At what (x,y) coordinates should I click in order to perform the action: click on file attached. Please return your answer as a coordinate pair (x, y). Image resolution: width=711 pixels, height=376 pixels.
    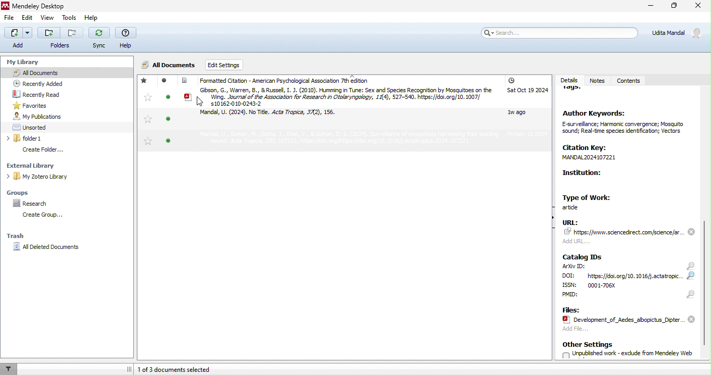
    Looking at the image, I should click on (629, 320).